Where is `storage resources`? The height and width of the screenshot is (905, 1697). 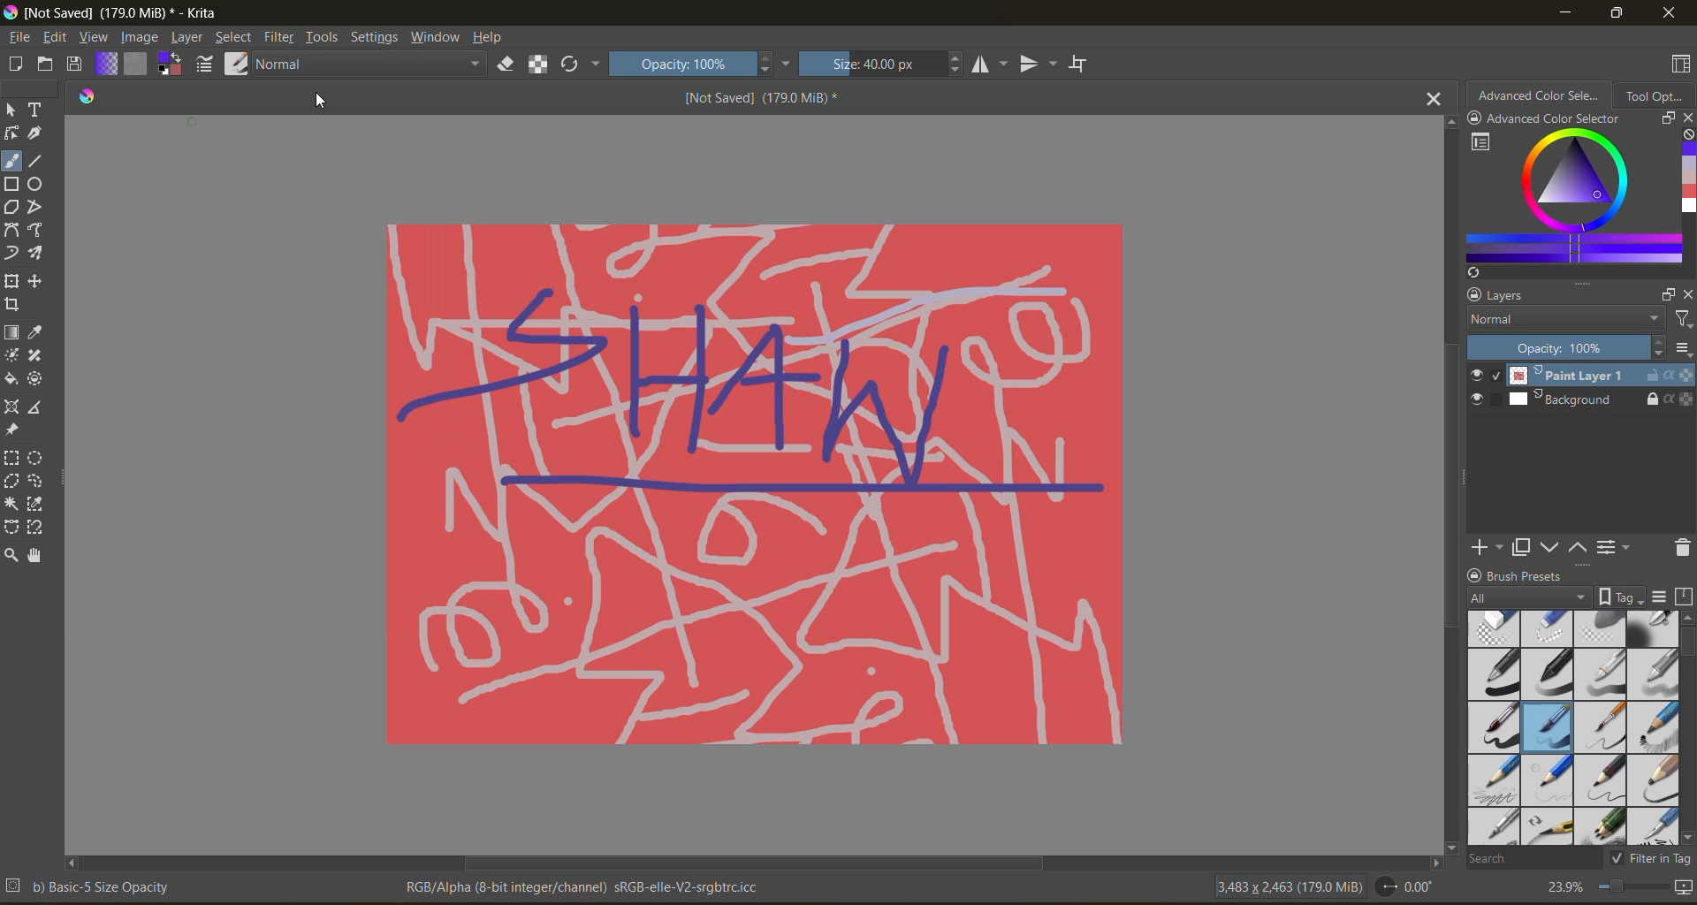
storage resources is located at coordinates (1685, 599).